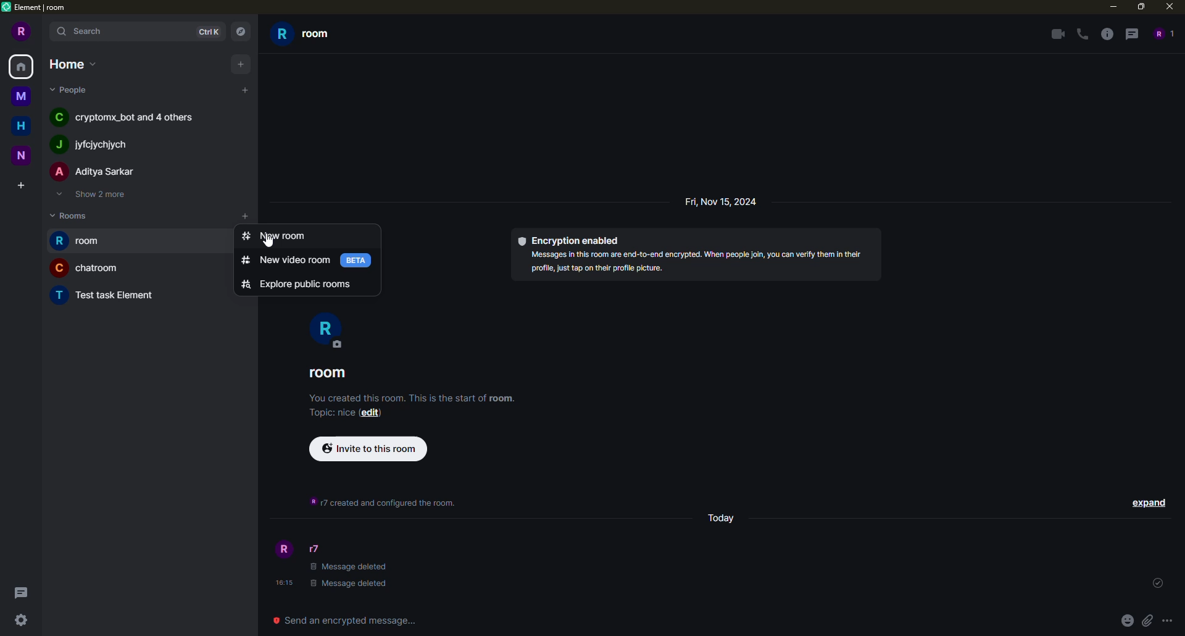 Image resolution: width=1185 pixels, height=636 pixels. I want to click on show 2 more, so click(96, 194).